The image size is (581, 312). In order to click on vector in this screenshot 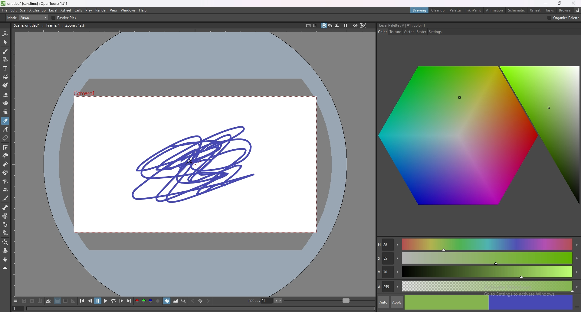, I will do `click(409, 32)`.